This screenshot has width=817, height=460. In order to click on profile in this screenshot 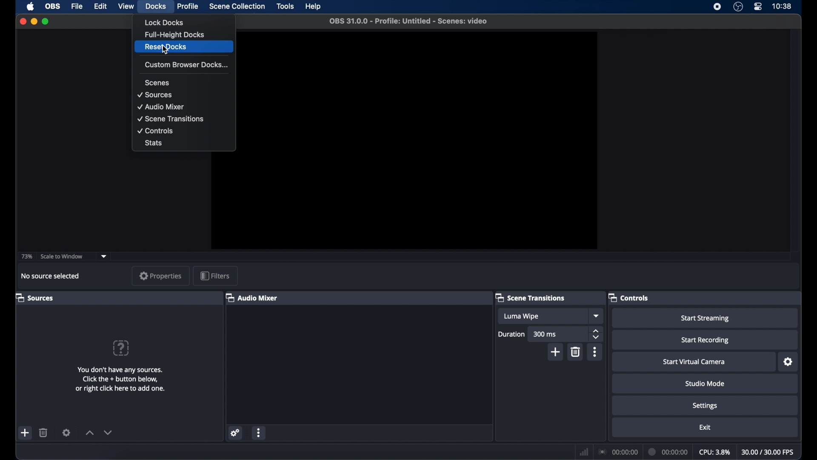, I will do `click(188, 6)`.